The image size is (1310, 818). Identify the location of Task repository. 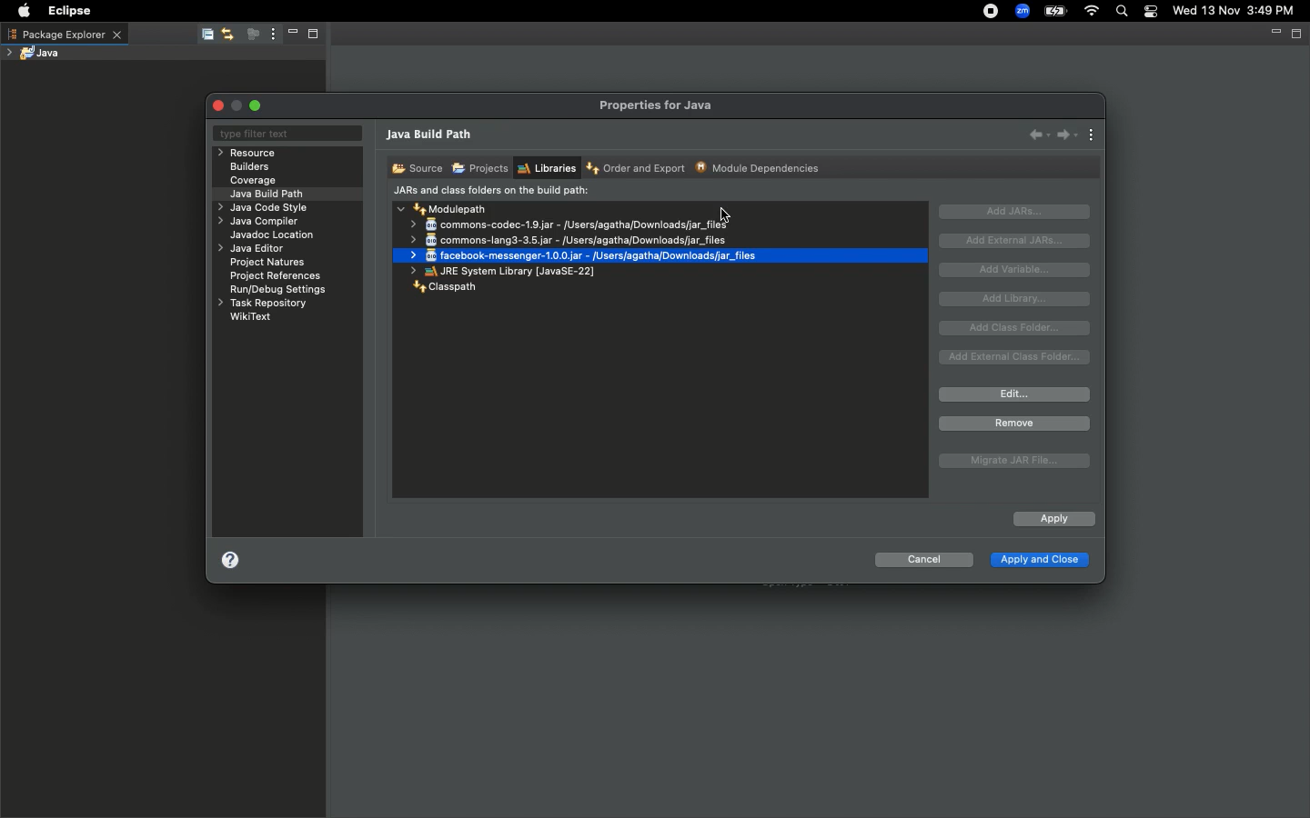
(261, 304).